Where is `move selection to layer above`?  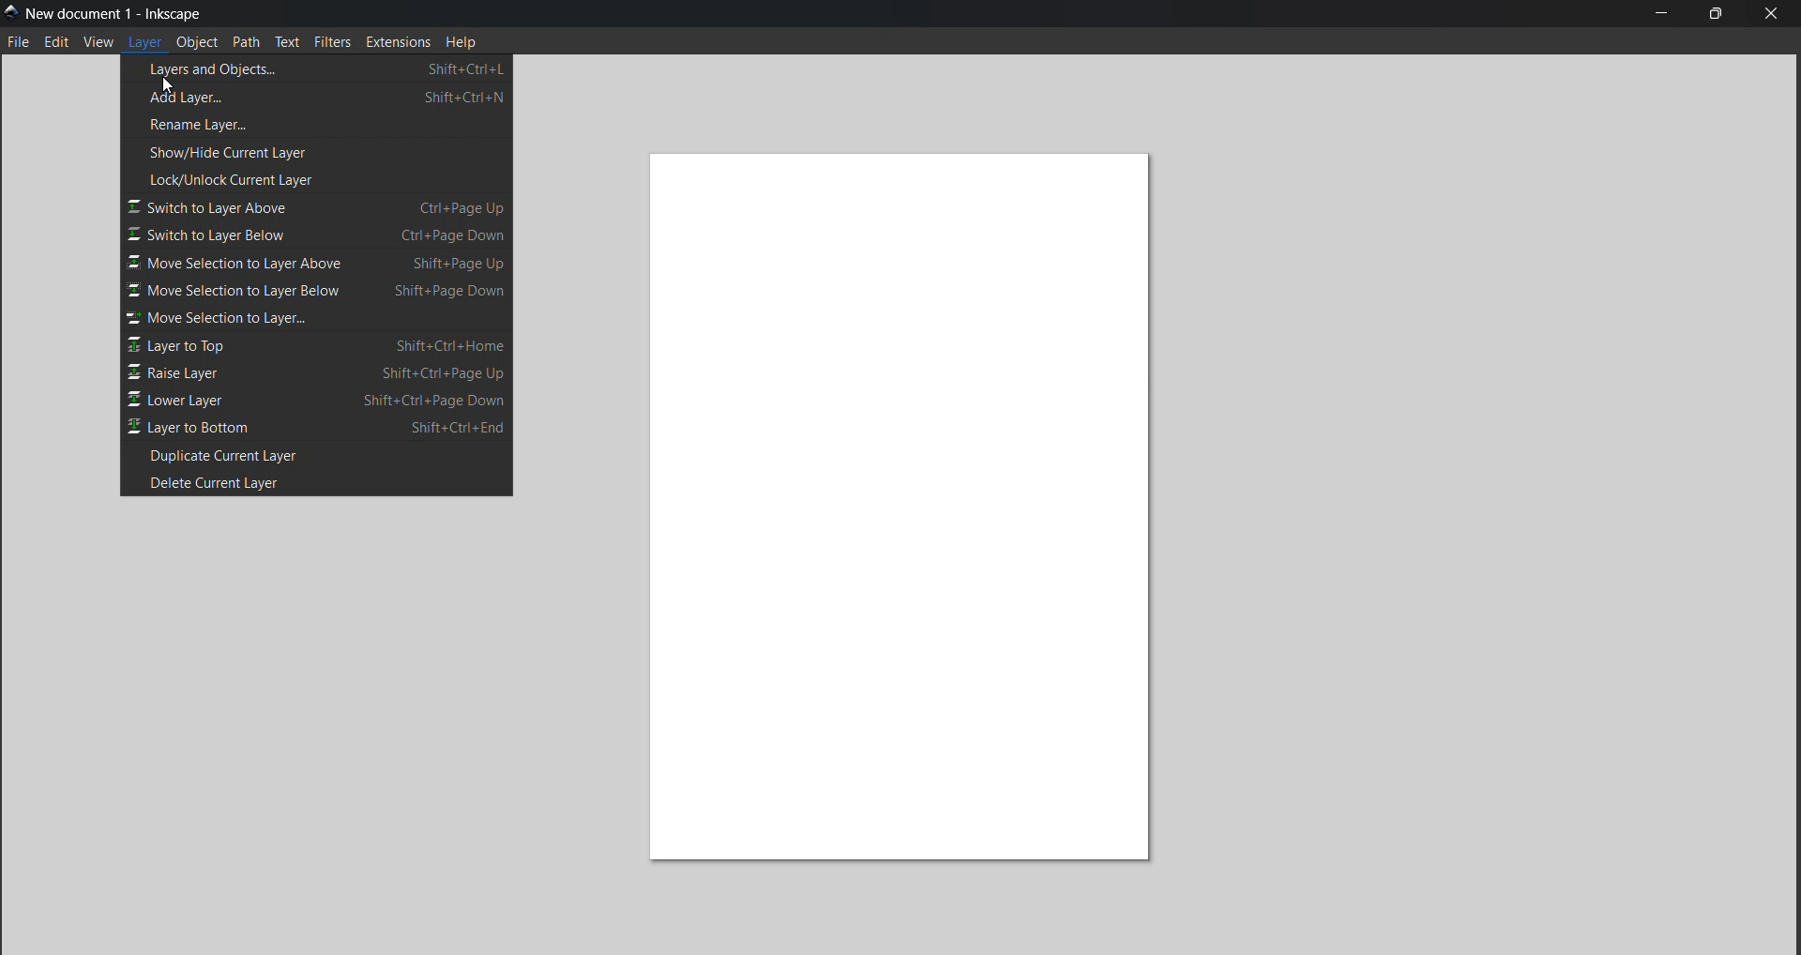
move selection to layer above is located at coordinates (316, 263).